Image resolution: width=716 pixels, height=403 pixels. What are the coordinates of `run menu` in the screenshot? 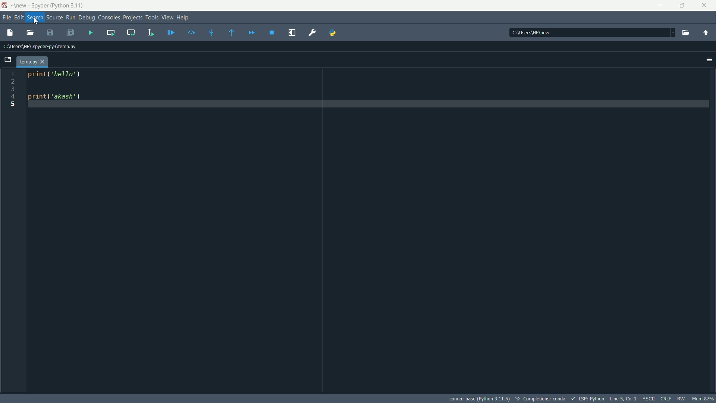 It's located at (71, 18).